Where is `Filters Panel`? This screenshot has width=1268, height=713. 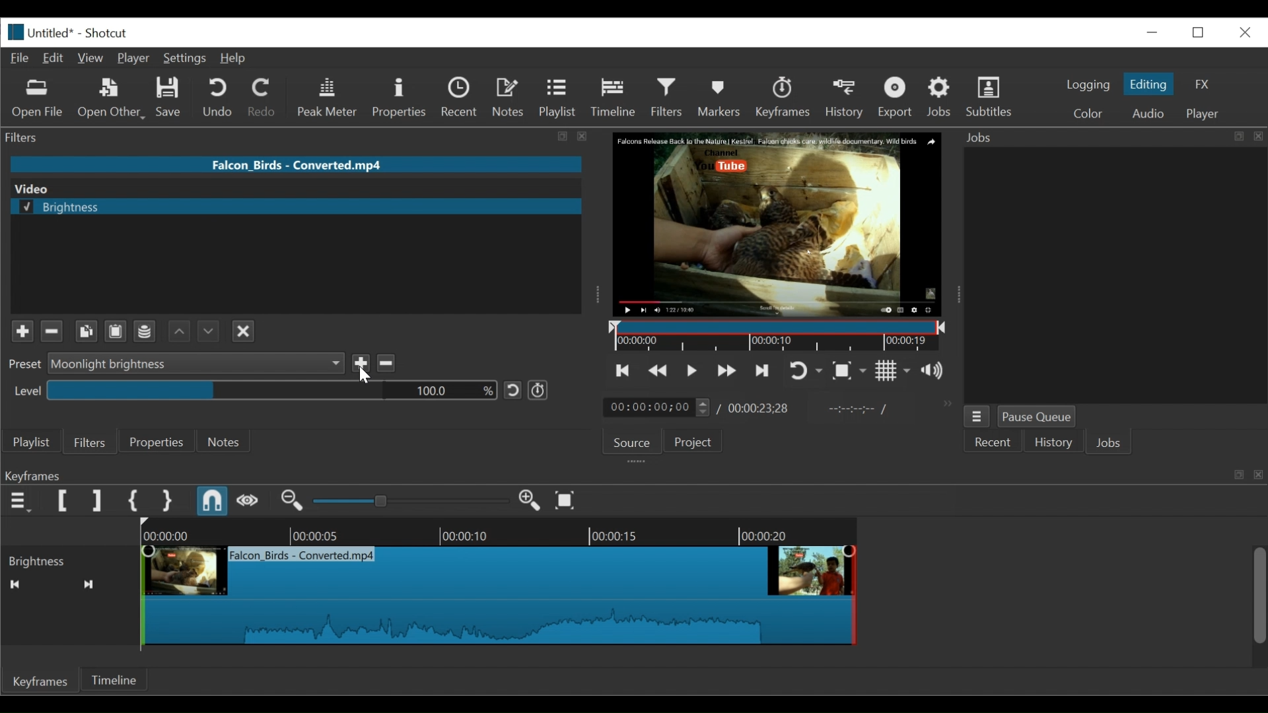 Filters Panel is located at coordinates (300, 138).